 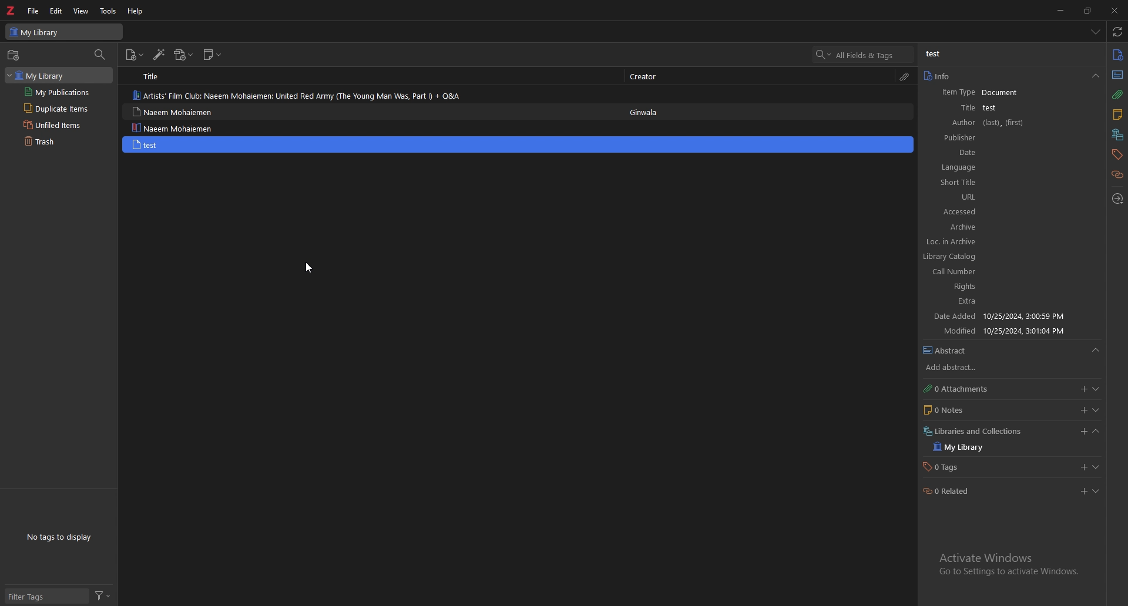 What do you see at coordinates (1102, 353) in the screenshot?
I see `Menu` at bounding box center [1102, 353].